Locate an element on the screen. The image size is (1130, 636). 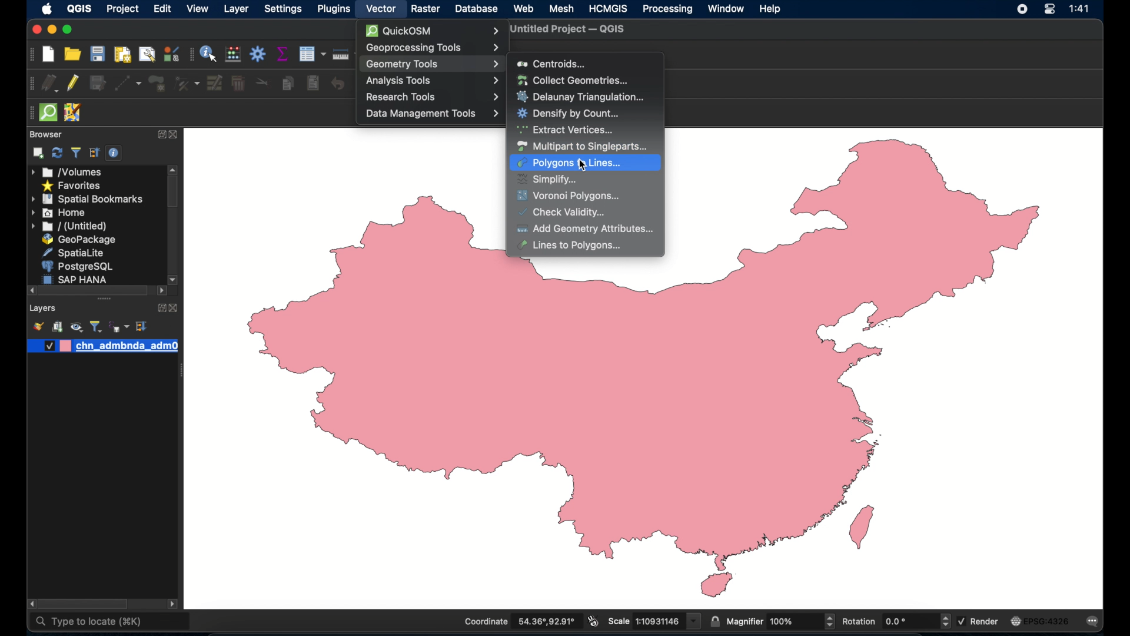
save edits is located at coordinates (97, 84).